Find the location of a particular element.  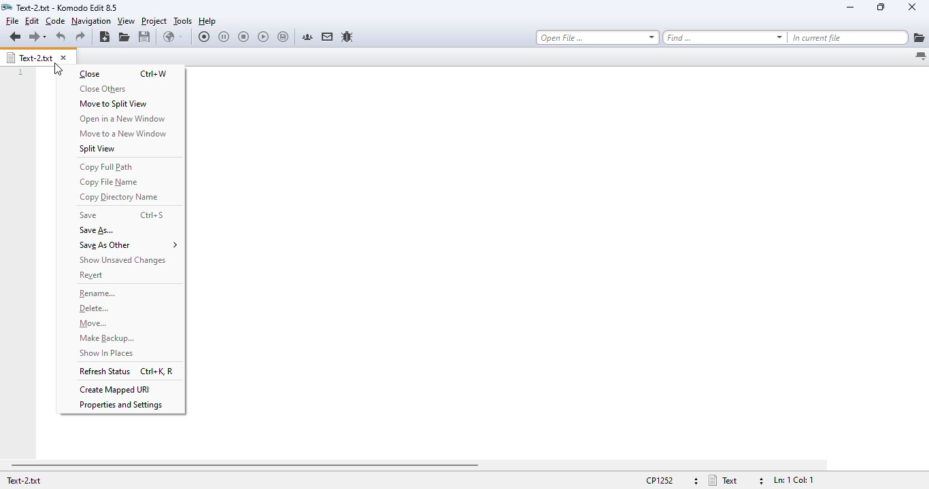

show in places is located at coordinates (107, 353).